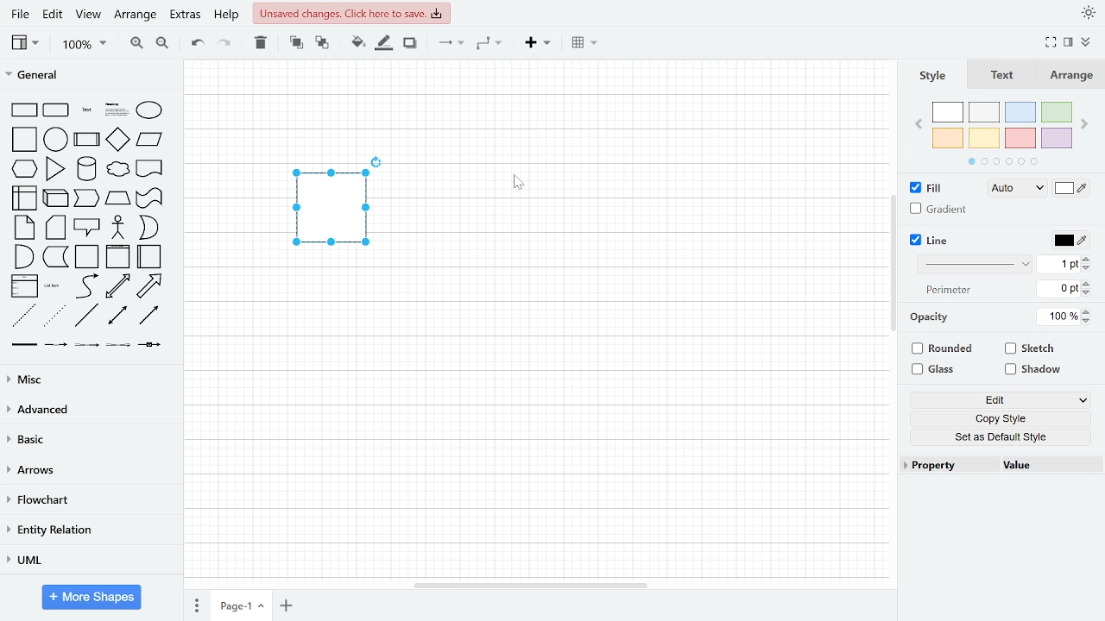 The width and height of the screenshot is (1105, 621). Describe the element at coordinates (938, 348) in the screenshot. I see `rounded` at that location.